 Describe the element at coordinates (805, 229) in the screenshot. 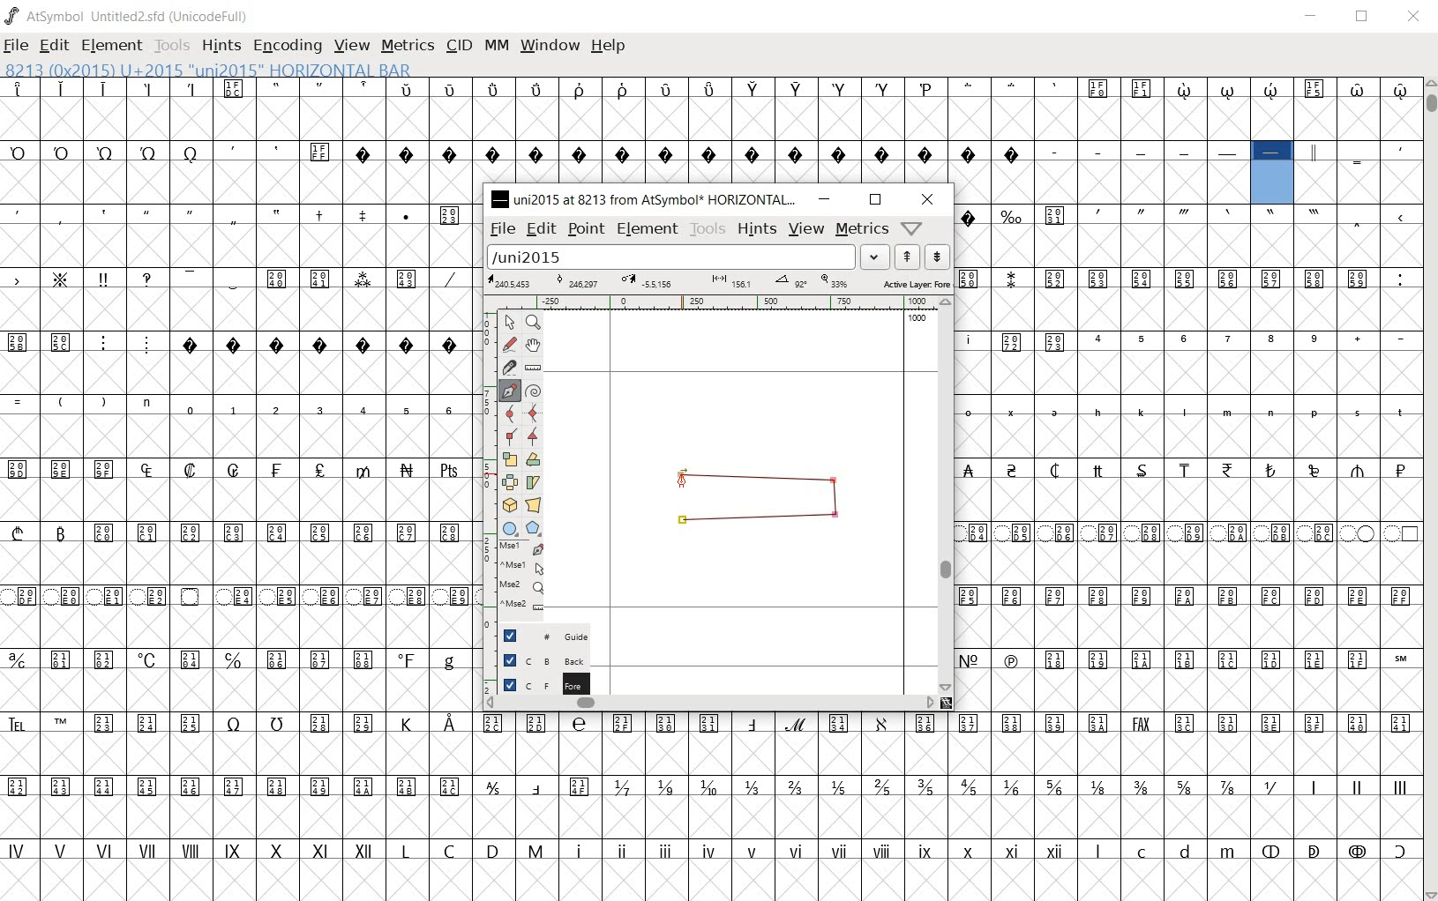

I see `view` at that location.